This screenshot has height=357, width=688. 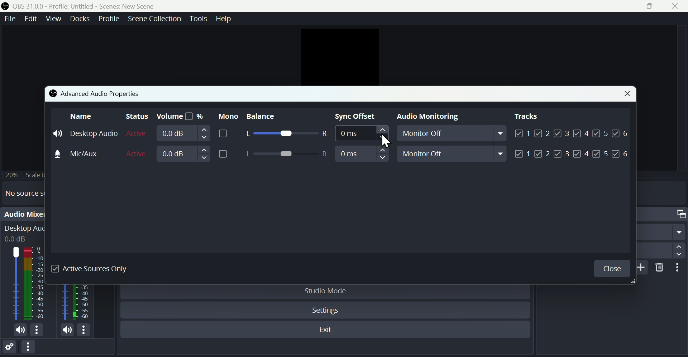 What do you see at coordinates (95, 93) in the screenshot?
I see `Advanced audio properties` at bounding box center [95, 93].